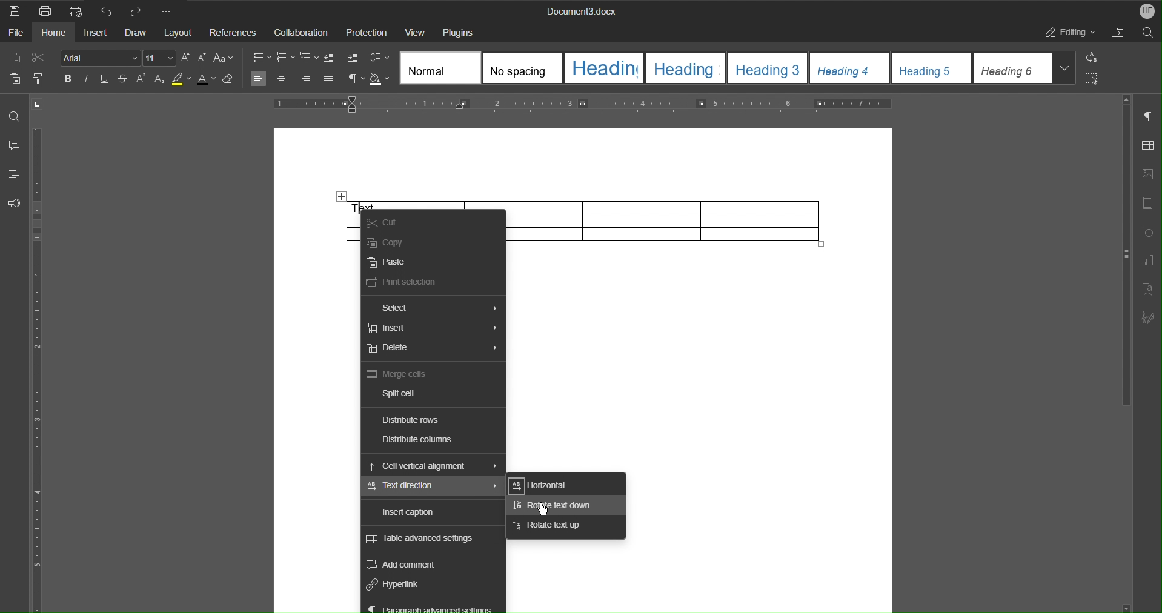 The image size is (1162, 613). What do you see at coordinates (1067, 32) in the screenshot?
I see `Editing` at bounding box center [1067, 32].